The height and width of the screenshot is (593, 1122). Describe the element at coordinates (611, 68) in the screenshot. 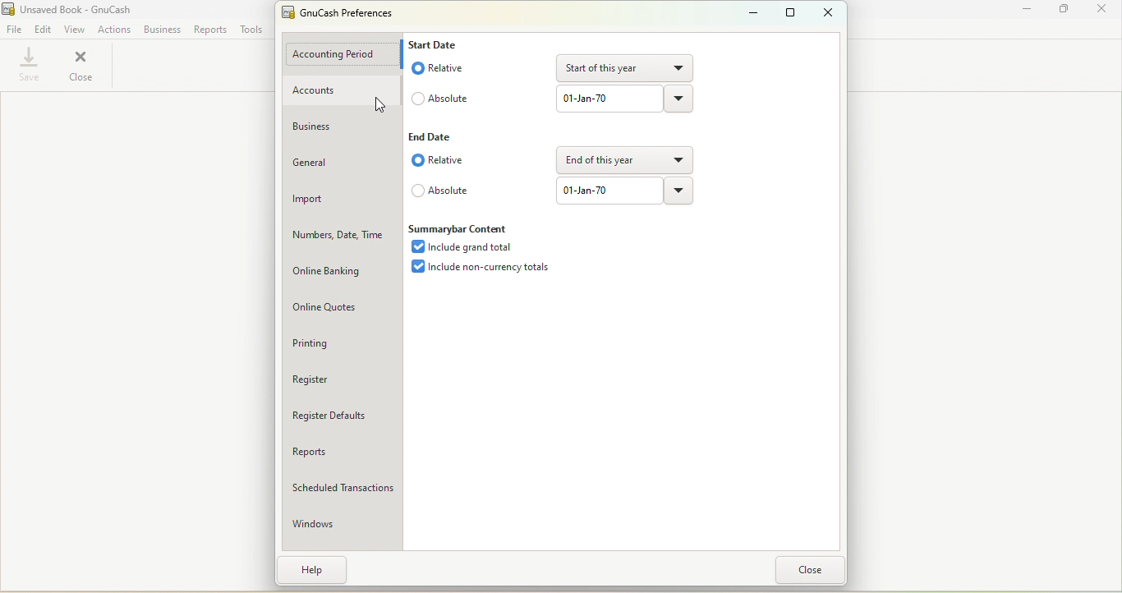

I see `start of this year` at that location.